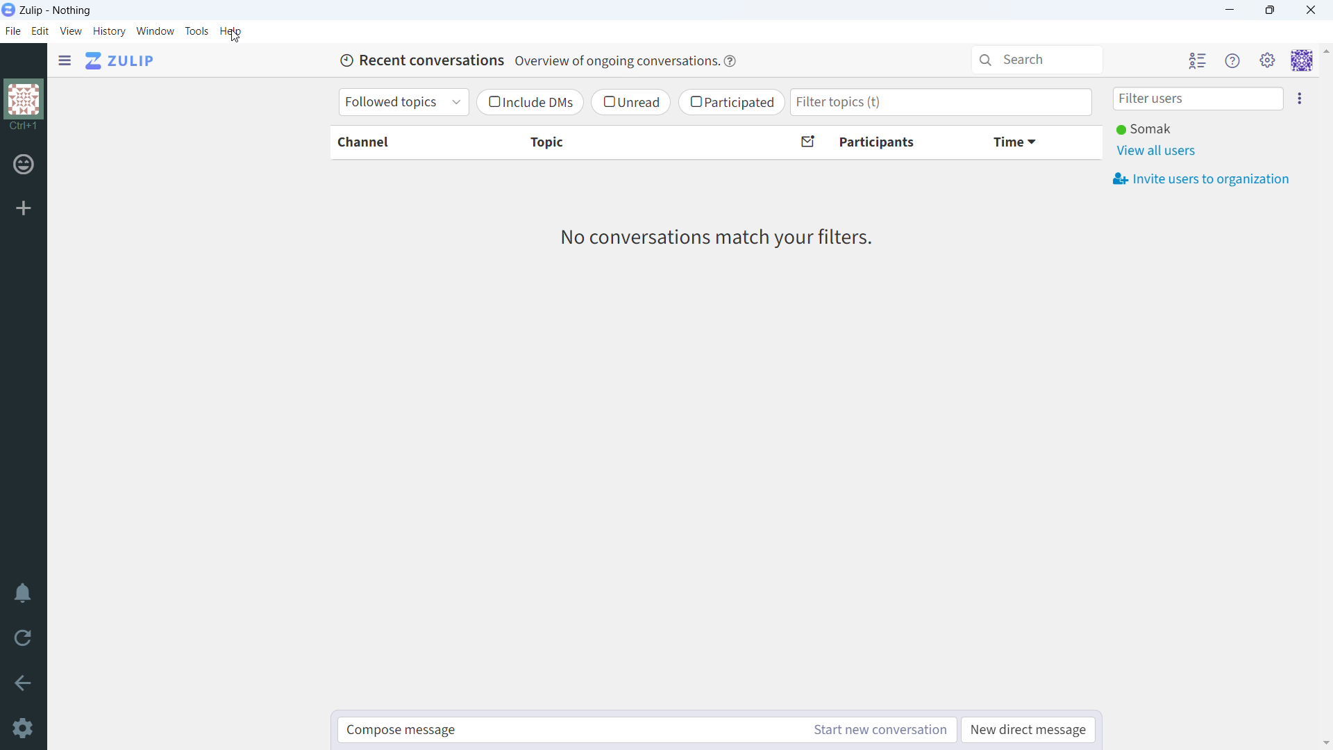  Describe the element at coordinates (876, 143) in the screenshot. I see `sort by participants` at that location.